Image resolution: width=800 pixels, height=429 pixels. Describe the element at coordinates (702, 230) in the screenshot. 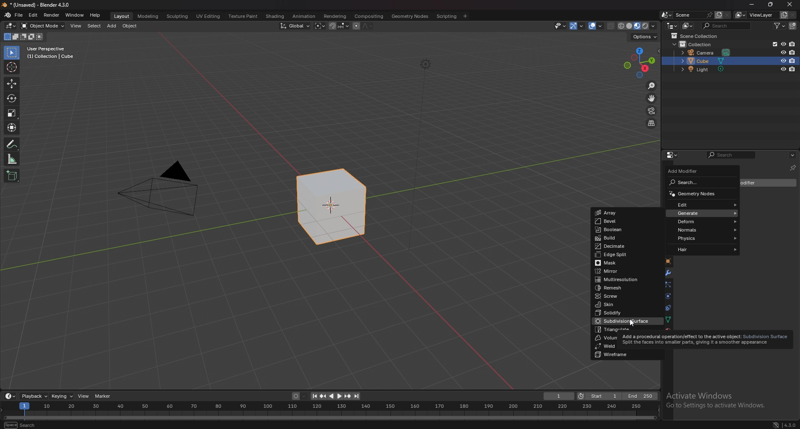

I see `normals` at that location.